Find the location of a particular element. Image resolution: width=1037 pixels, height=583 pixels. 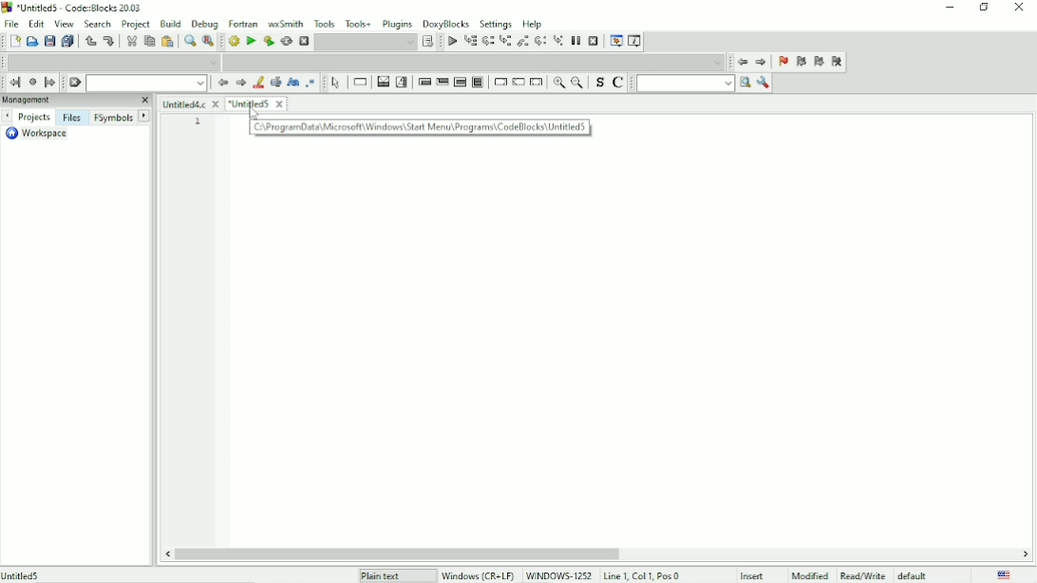

Various info is located at coordinates (634, 41).